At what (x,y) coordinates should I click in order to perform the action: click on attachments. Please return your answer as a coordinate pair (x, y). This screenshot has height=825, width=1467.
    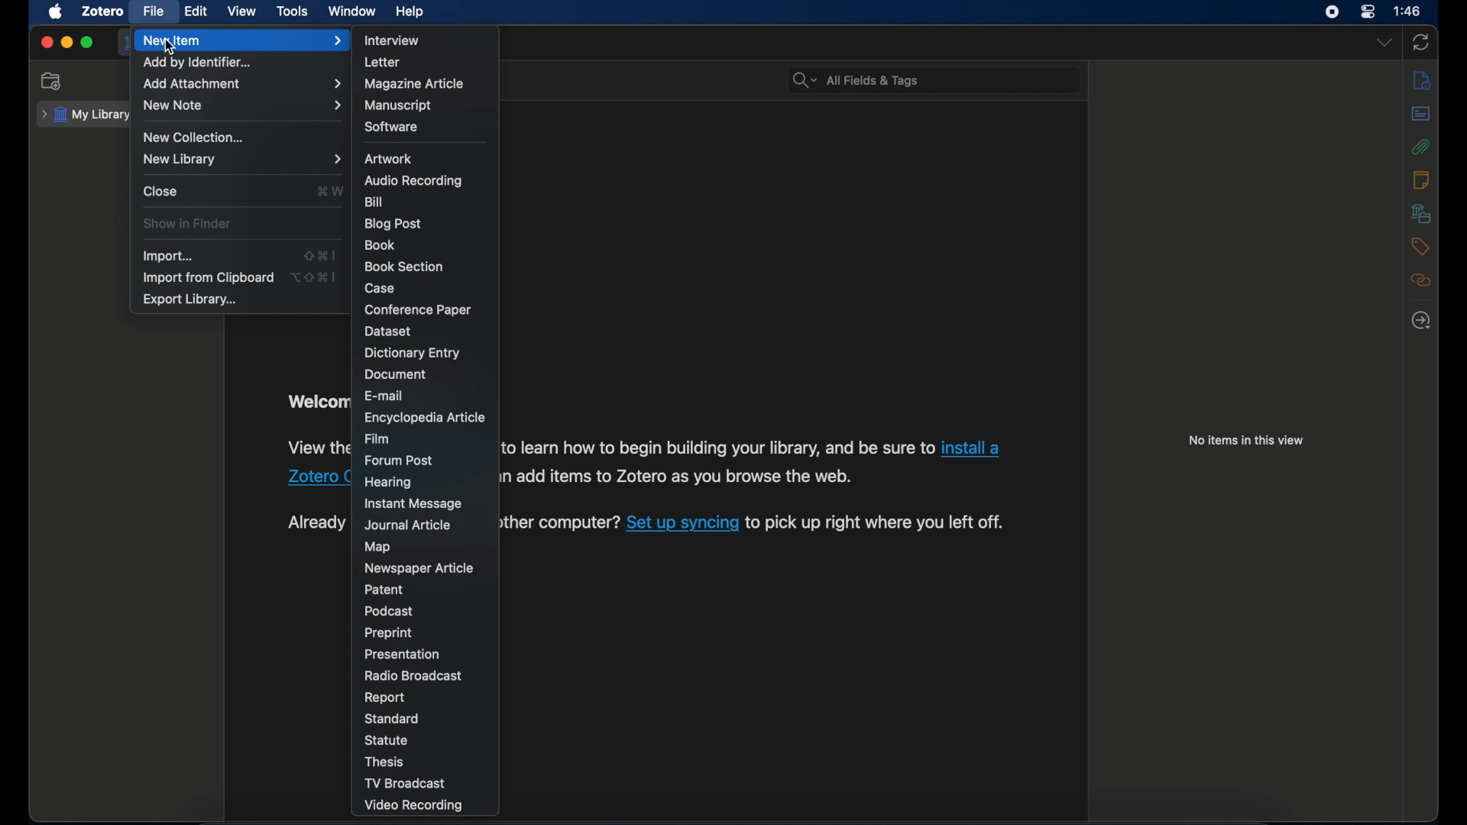
    Looking at the image, I should click on (1420, 147).